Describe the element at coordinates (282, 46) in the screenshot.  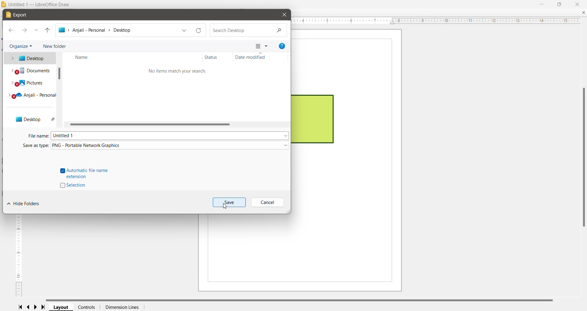
I see `Get help` at that location.